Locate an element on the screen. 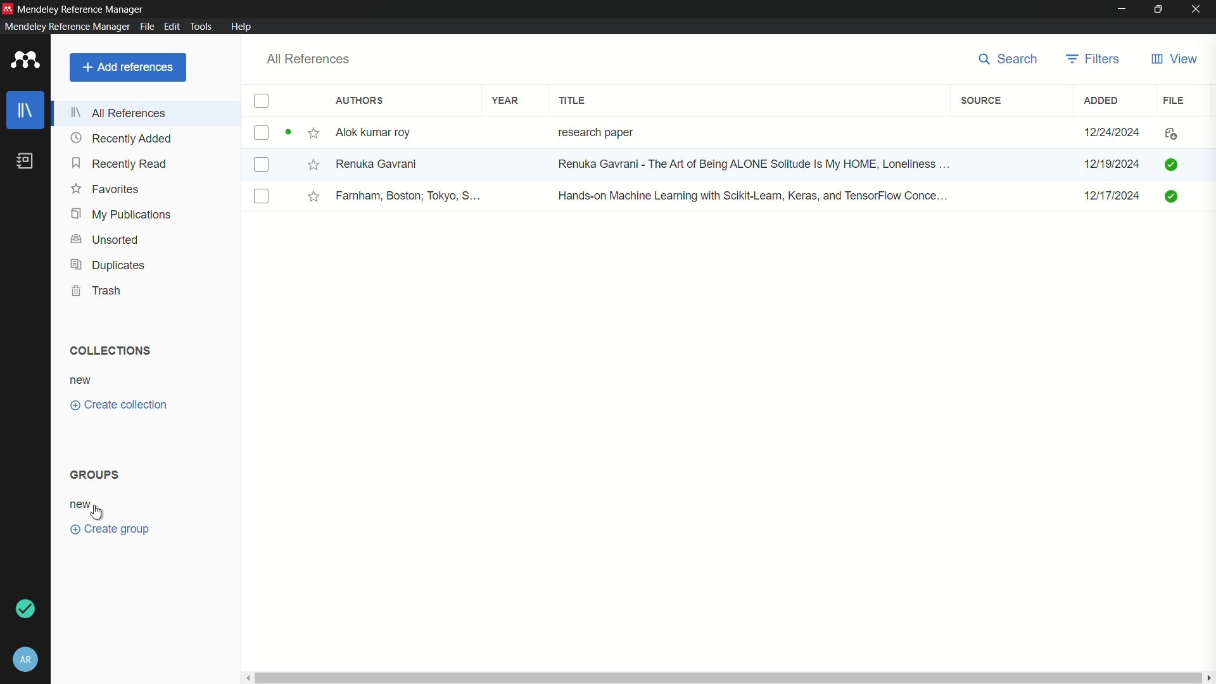  reserach paper is located at coordinates (593, 130).